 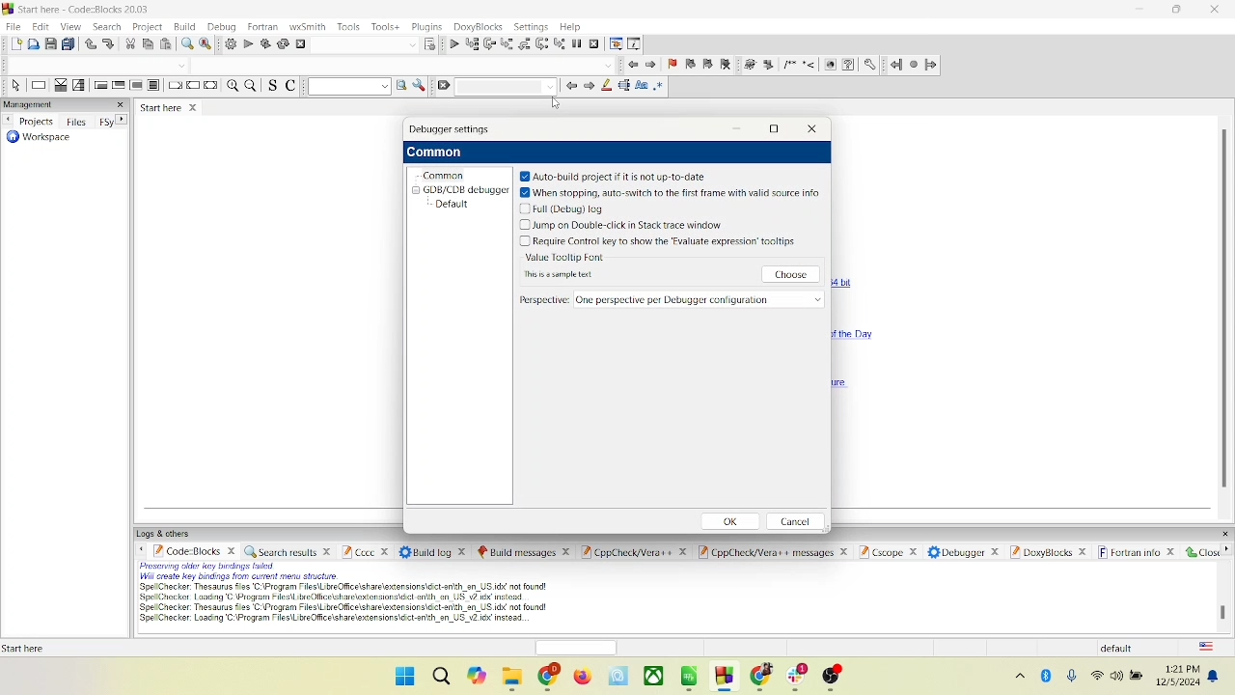 What do you see at coordinates (69, 44) in the screenshot?
I see `save everything` at bounding box center [69, 44].